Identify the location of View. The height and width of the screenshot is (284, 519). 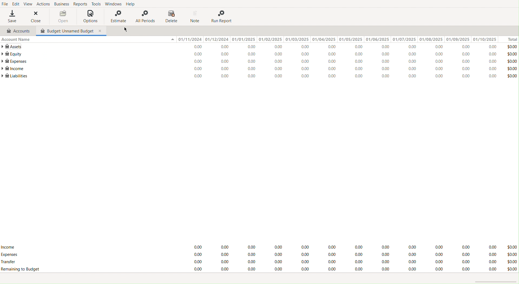
(28, 4).